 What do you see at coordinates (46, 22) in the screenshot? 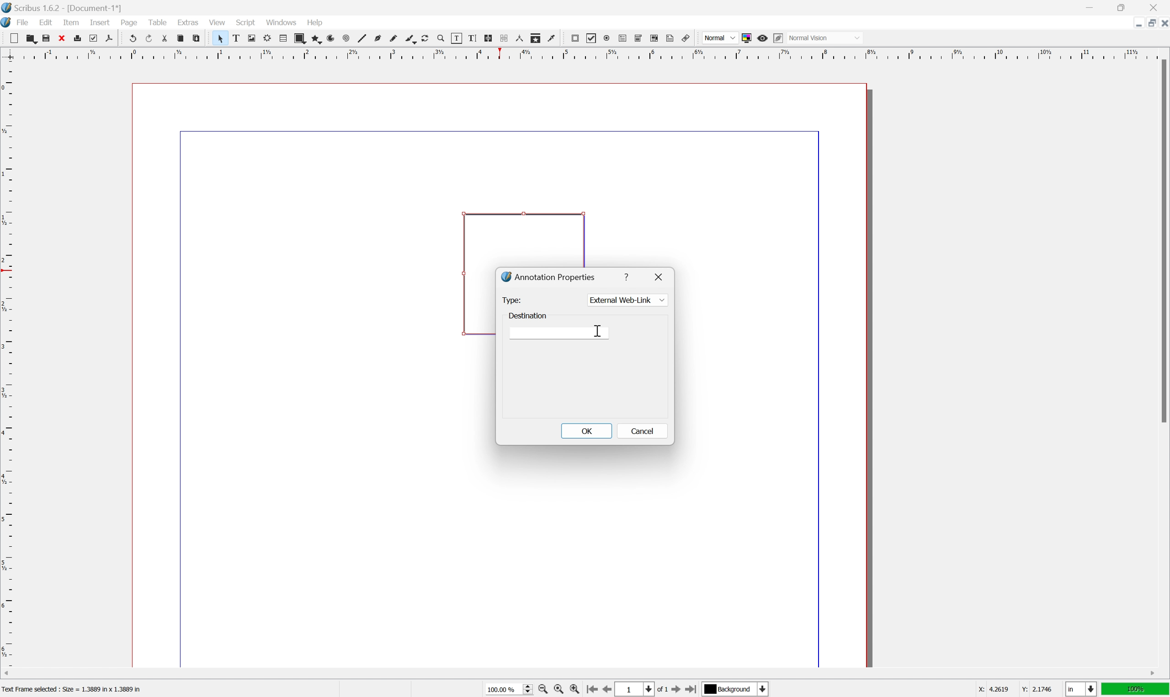
I see `edit` at bounding box center [46, 22].